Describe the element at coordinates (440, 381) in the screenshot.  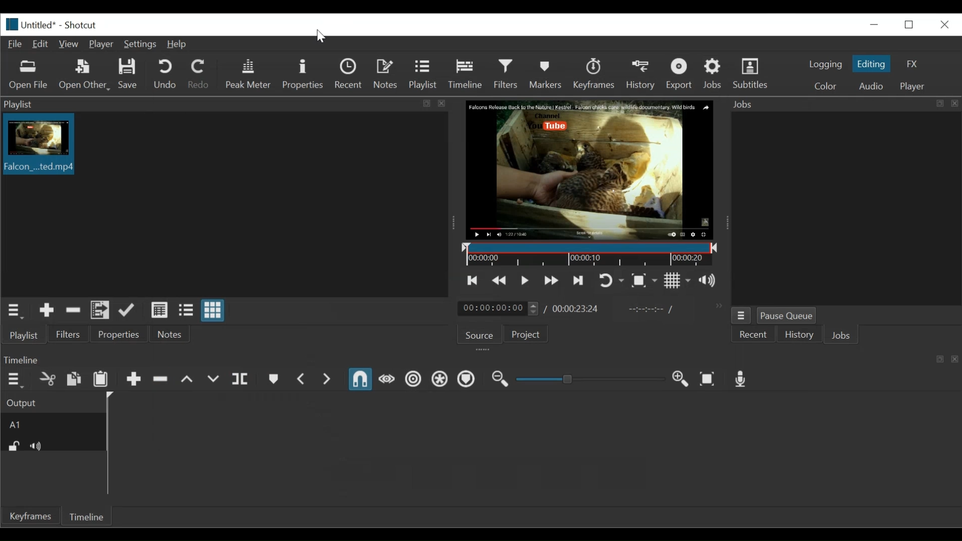
I see `Ripple all tracks` at that location.